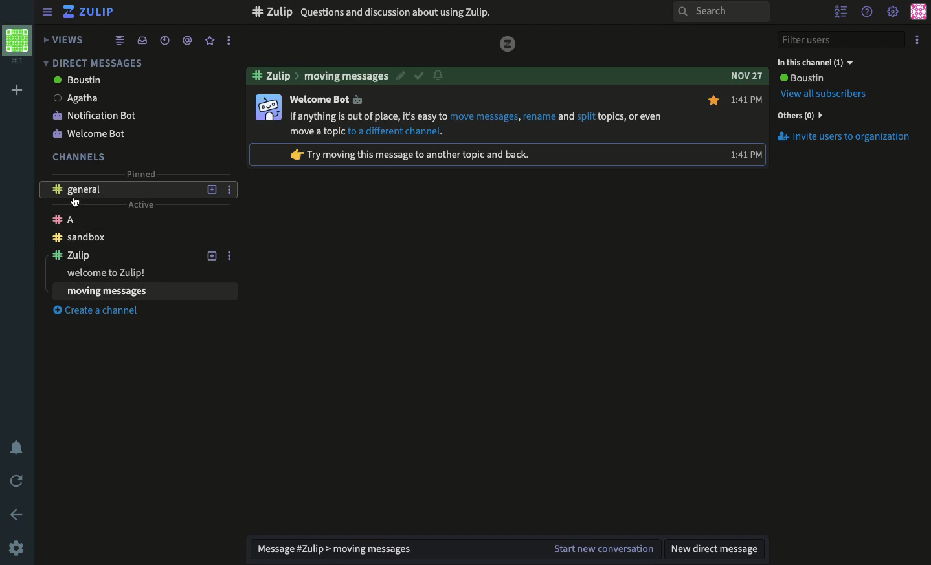 This screenshot has width=931, height=565. I want to click on Create a channel, so click(102, 312).